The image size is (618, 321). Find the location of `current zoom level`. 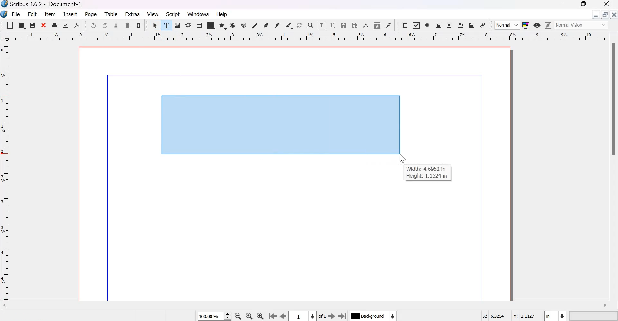

current zoom level is located at coordinates (214, 316).